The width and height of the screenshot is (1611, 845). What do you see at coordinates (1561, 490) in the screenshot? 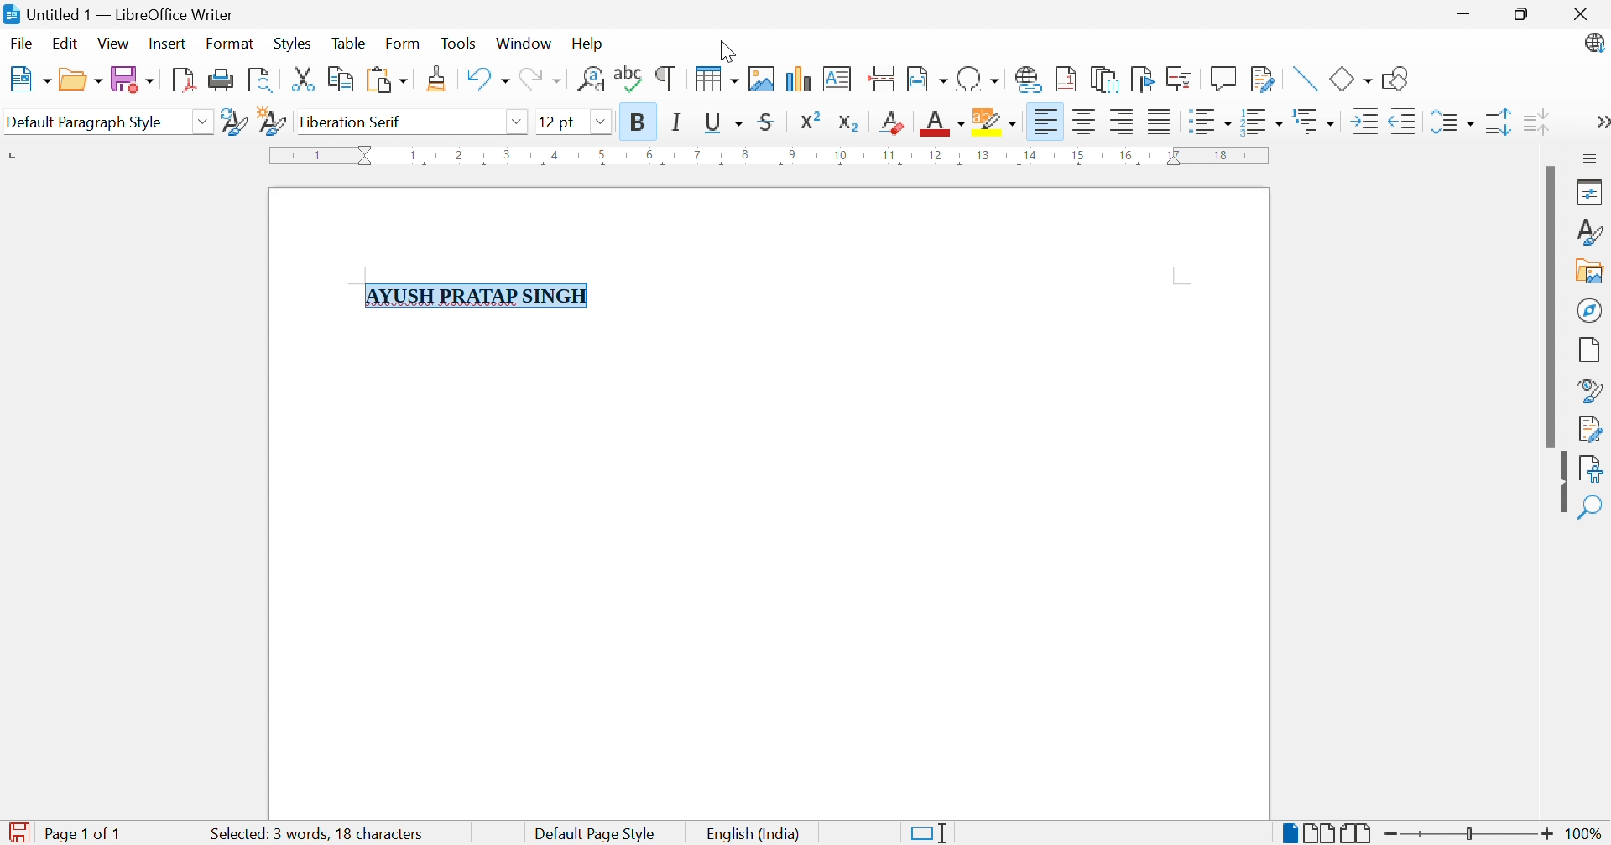
I see `Hide` at bounding box center [1561, 490].